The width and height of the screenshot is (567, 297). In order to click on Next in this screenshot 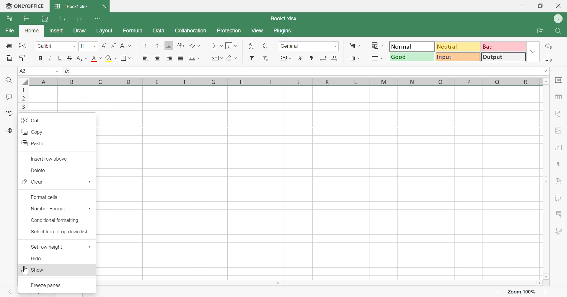, I will do `click(20, 293)`.